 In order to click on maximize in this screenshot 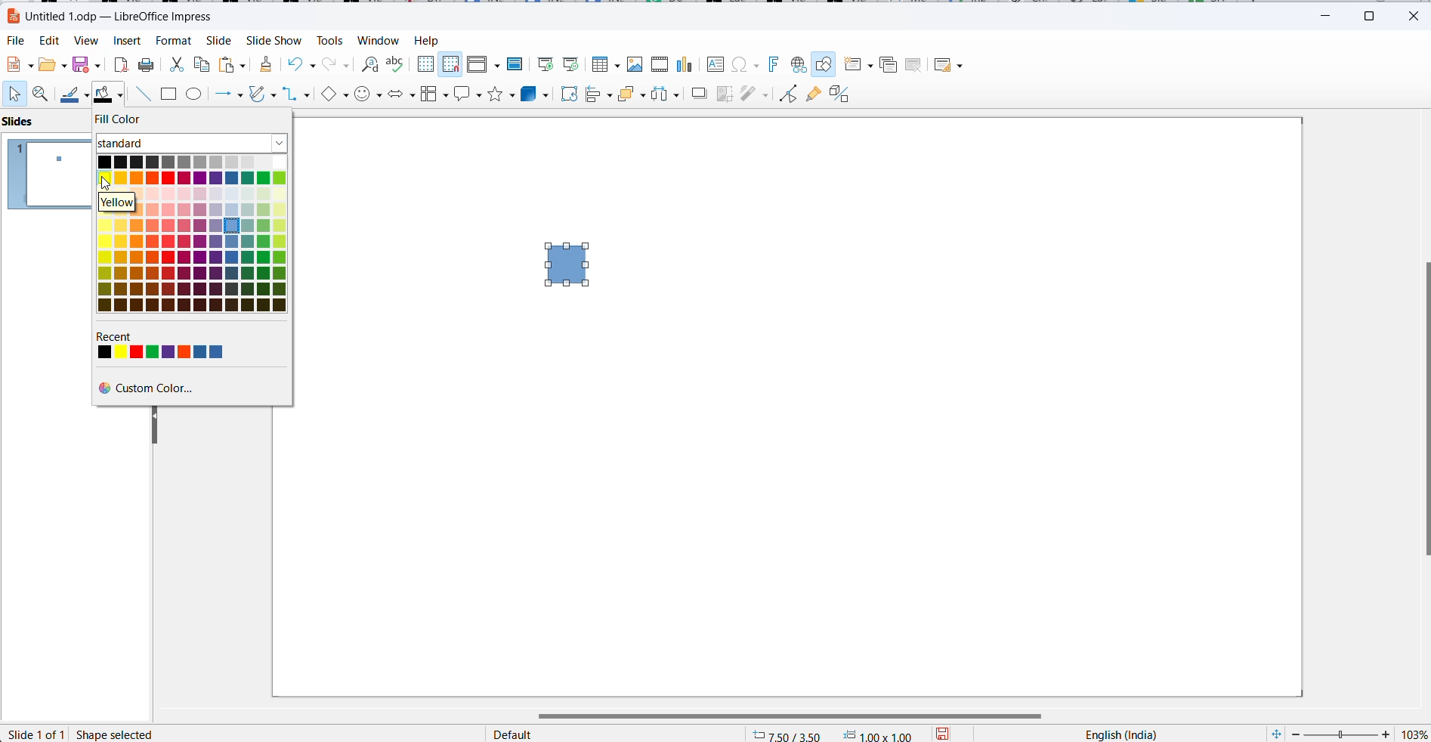, I will do `click(1374, 14)`.